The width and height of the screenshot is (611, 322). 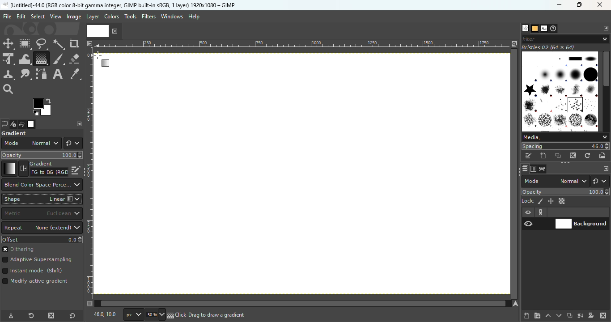 I want to click on Image Box, so click(x=560, y=88).